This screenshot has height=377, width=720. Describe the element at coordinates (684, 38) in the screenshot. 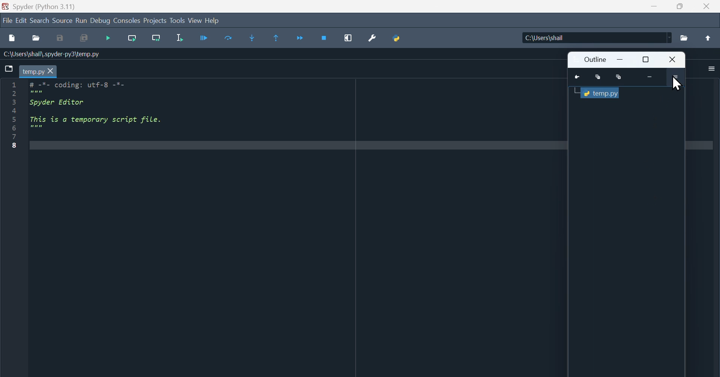

I see `File` at that location.